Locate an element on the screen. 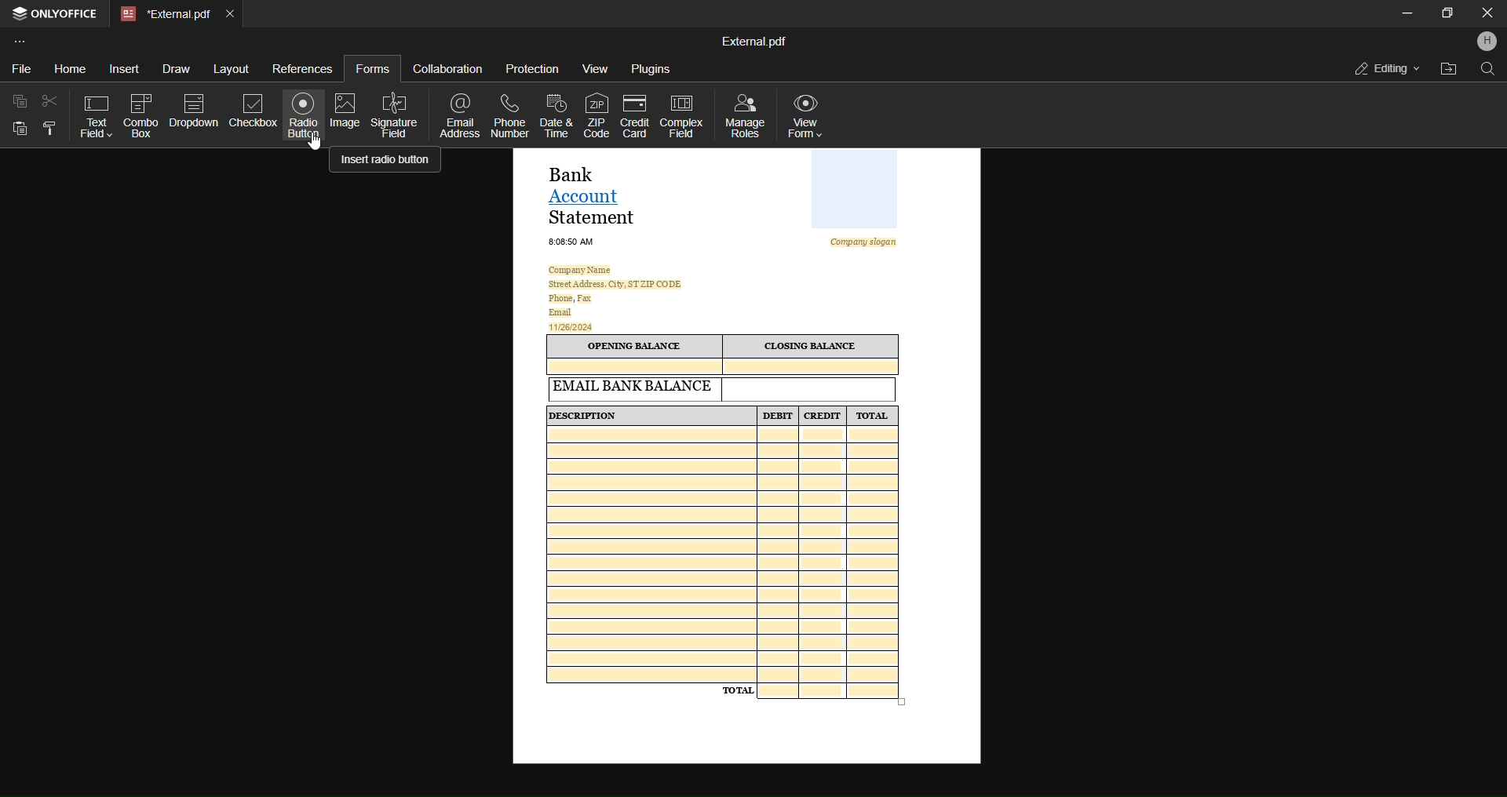 This screenshot has width=1507, height=797. customize toolbar is located at coordinates (23, 41).